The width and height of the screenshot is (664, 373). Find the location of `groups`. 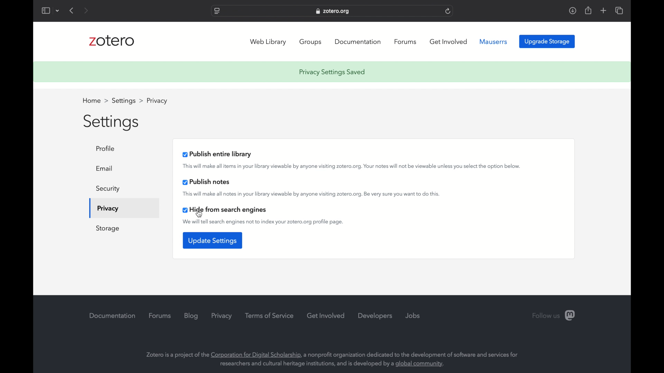

groups is located at coordinates (311, 42).